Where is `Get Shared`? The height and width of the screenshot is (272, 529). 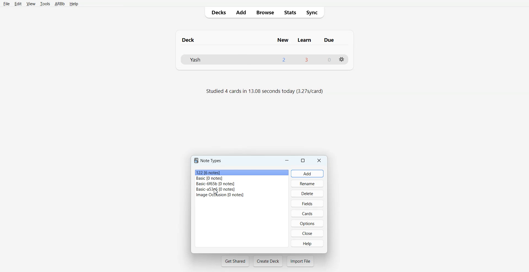
Get Shared is located at coordinates (235, 261).